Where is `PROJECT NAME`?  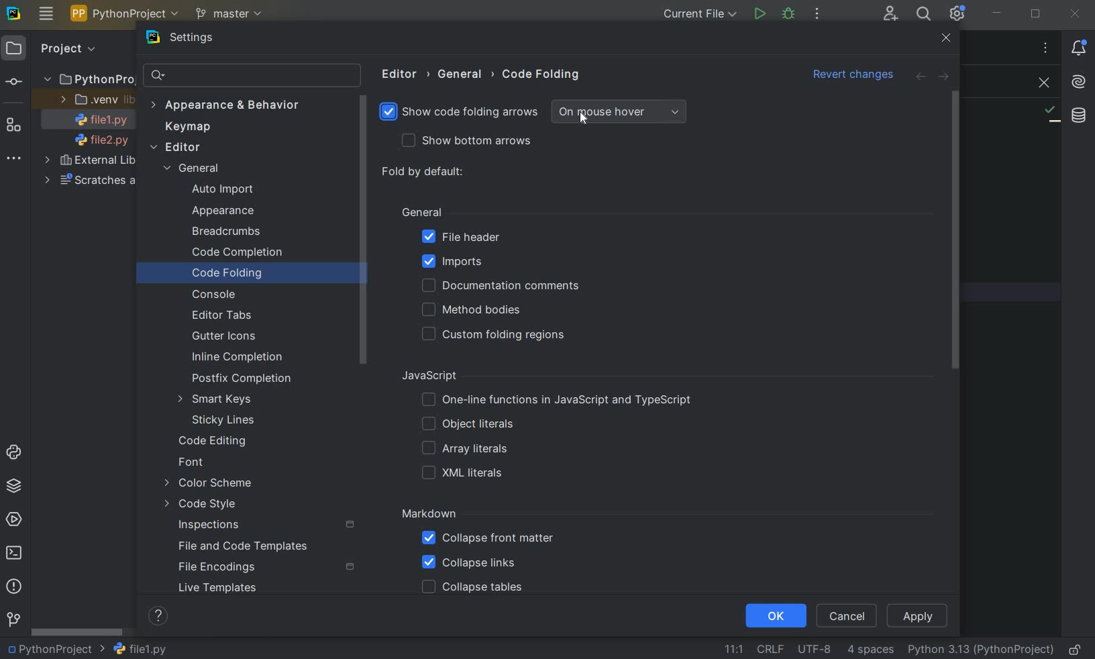 PROJECT NAME is located at coordinates (55, 650).